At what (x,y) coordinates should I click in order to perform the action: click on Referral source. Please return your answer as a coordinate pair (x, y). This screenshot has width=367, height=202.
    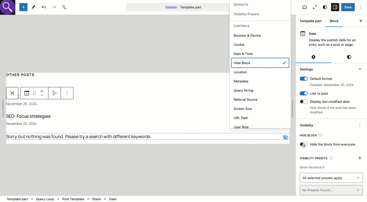
    Looking at the image, I should click on (247, 100).